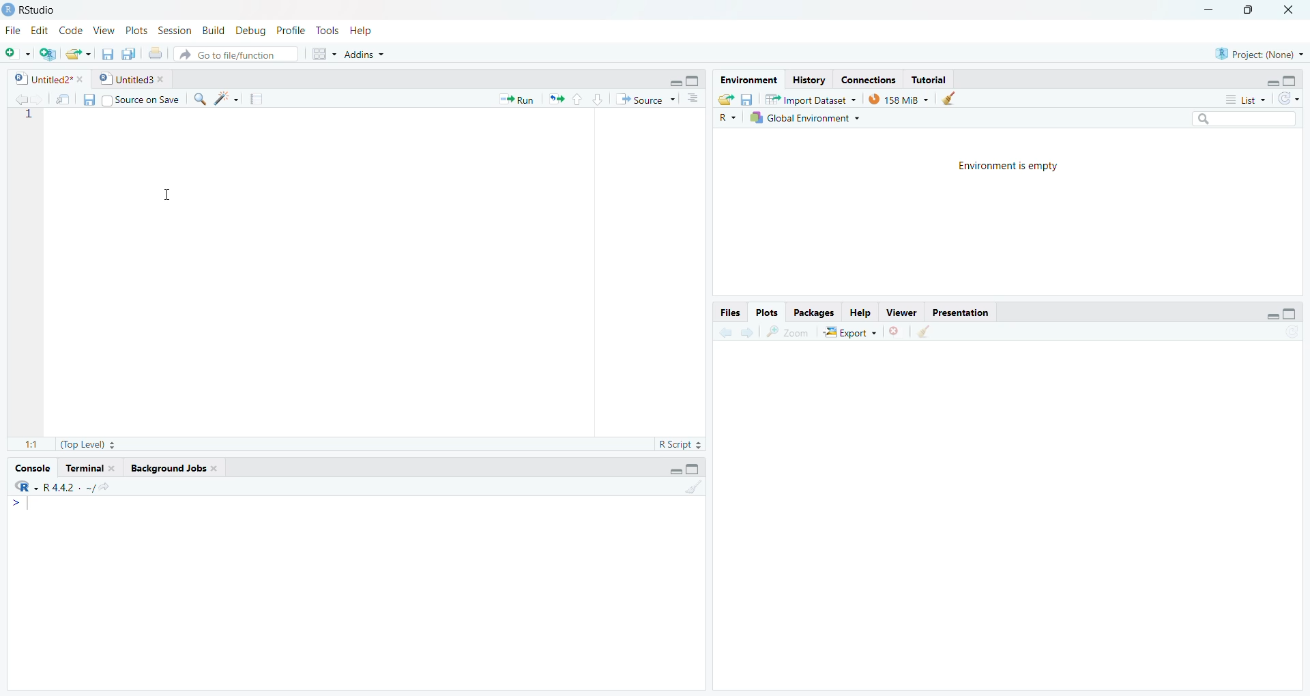 The width and height of the screenshot is (1310, 696). I want to click on Refresh, so click(1292, 100).